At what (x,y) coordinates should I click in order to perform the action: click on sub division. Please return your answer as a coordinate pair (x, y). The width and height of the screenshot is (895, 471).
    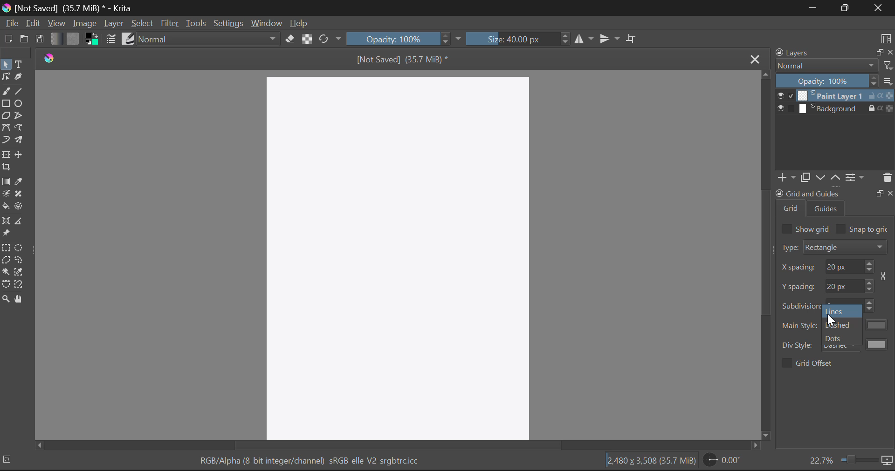
    Looking at the image, I should click on (801, 305).